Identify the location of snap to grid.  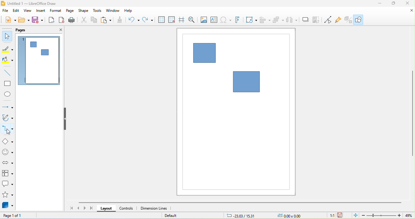
(173, 20).